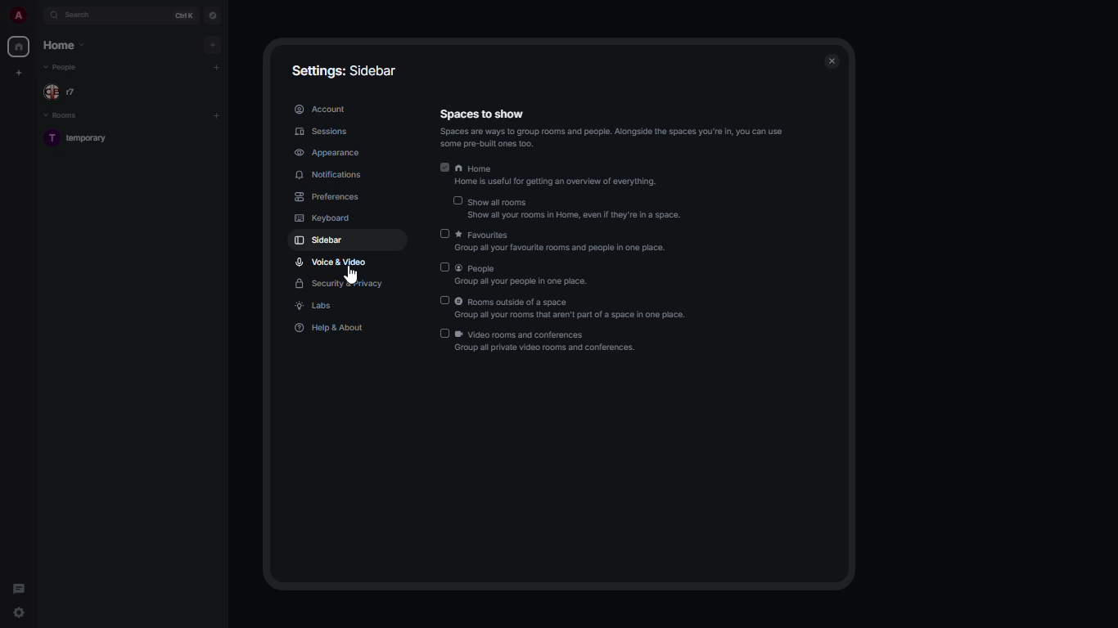 This screenshot has height=628, width=1118. Describe the element at coordinates (333, 175) in the screenshot. I see `notifications` at that location.